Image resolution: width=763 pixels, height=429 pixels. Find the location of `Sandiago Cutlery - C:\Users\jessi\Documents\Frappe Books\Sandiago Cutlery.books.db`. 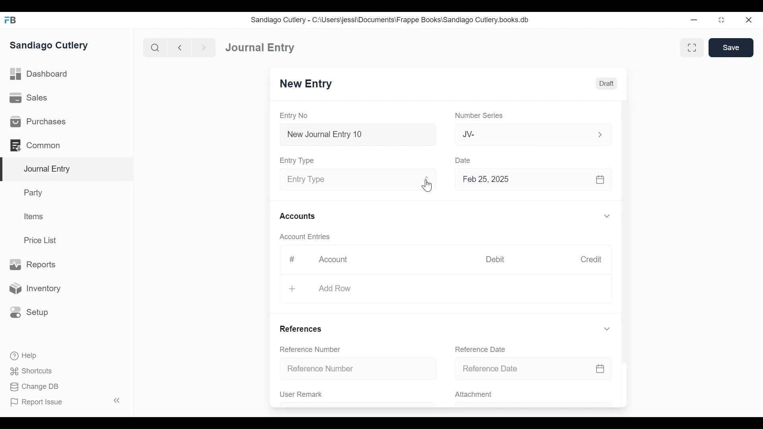

Sandiago Cutlery - C:\Users\jessi\Documents\Frappe Books\Sandiago Cutlery.books.db is located at coordinates (391, 21).